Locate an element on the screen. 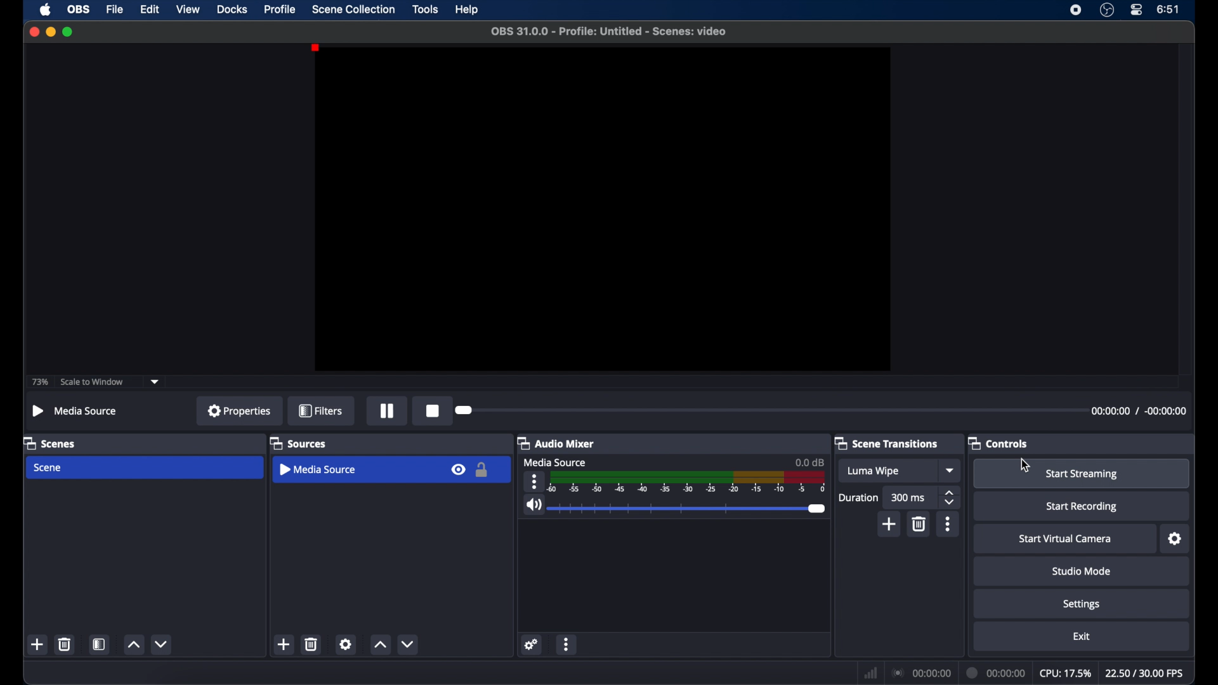 The height and width of the screenshot is (685, 1218). delete is located at coordinates (920, 525).